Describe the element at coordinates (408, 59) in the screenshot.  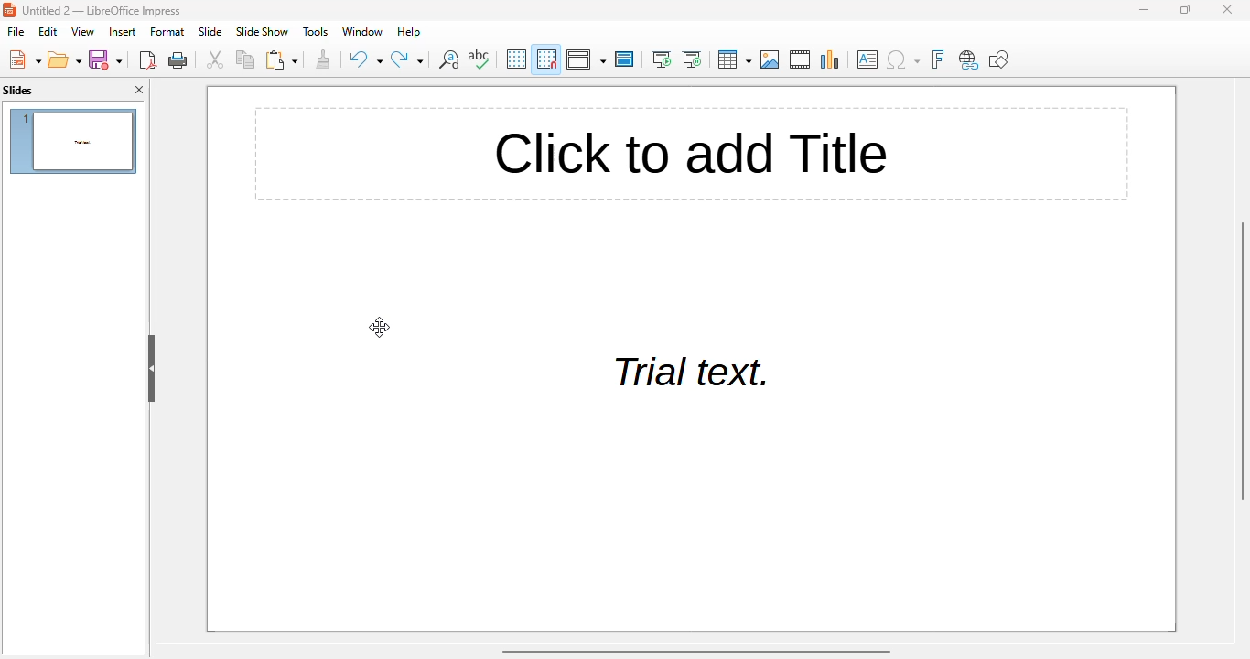
I see `redo` at that location.